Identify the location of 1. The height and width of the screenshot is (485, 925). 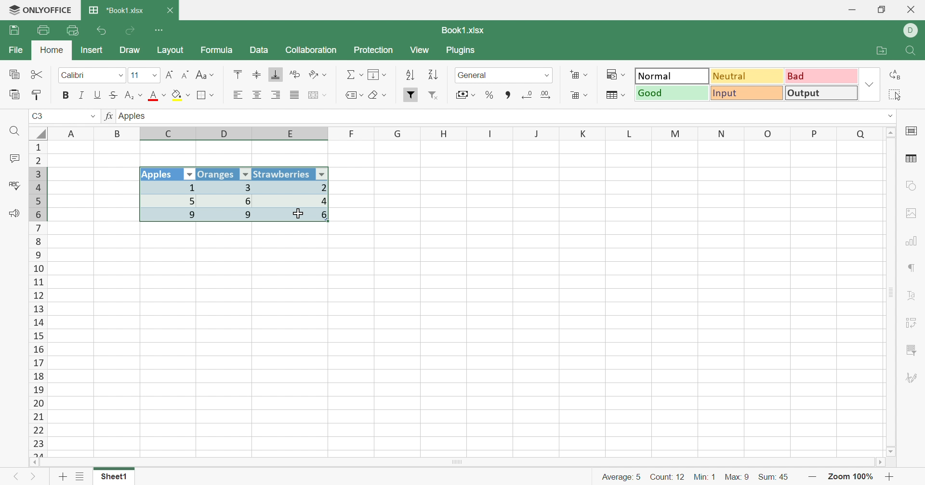
(167, 188).